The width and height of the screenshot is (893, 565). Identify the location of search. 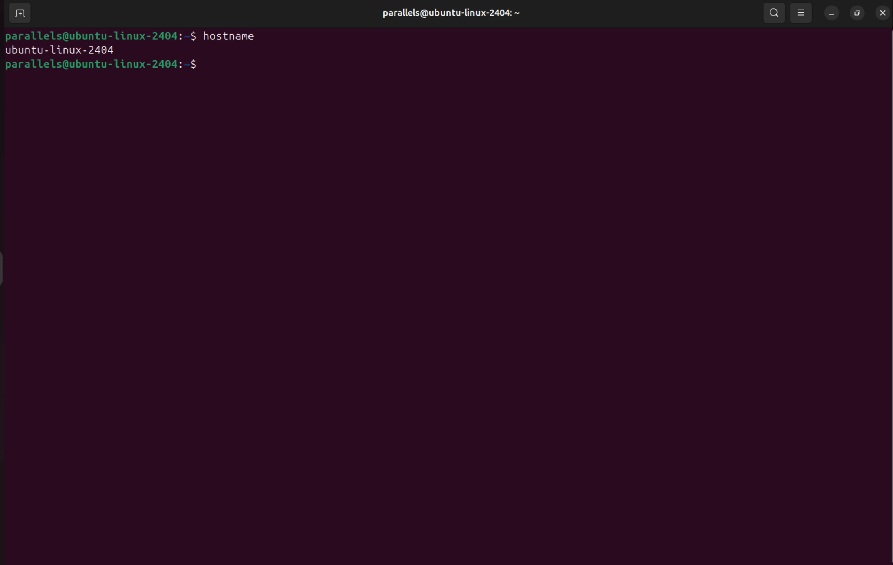
(774, 14).